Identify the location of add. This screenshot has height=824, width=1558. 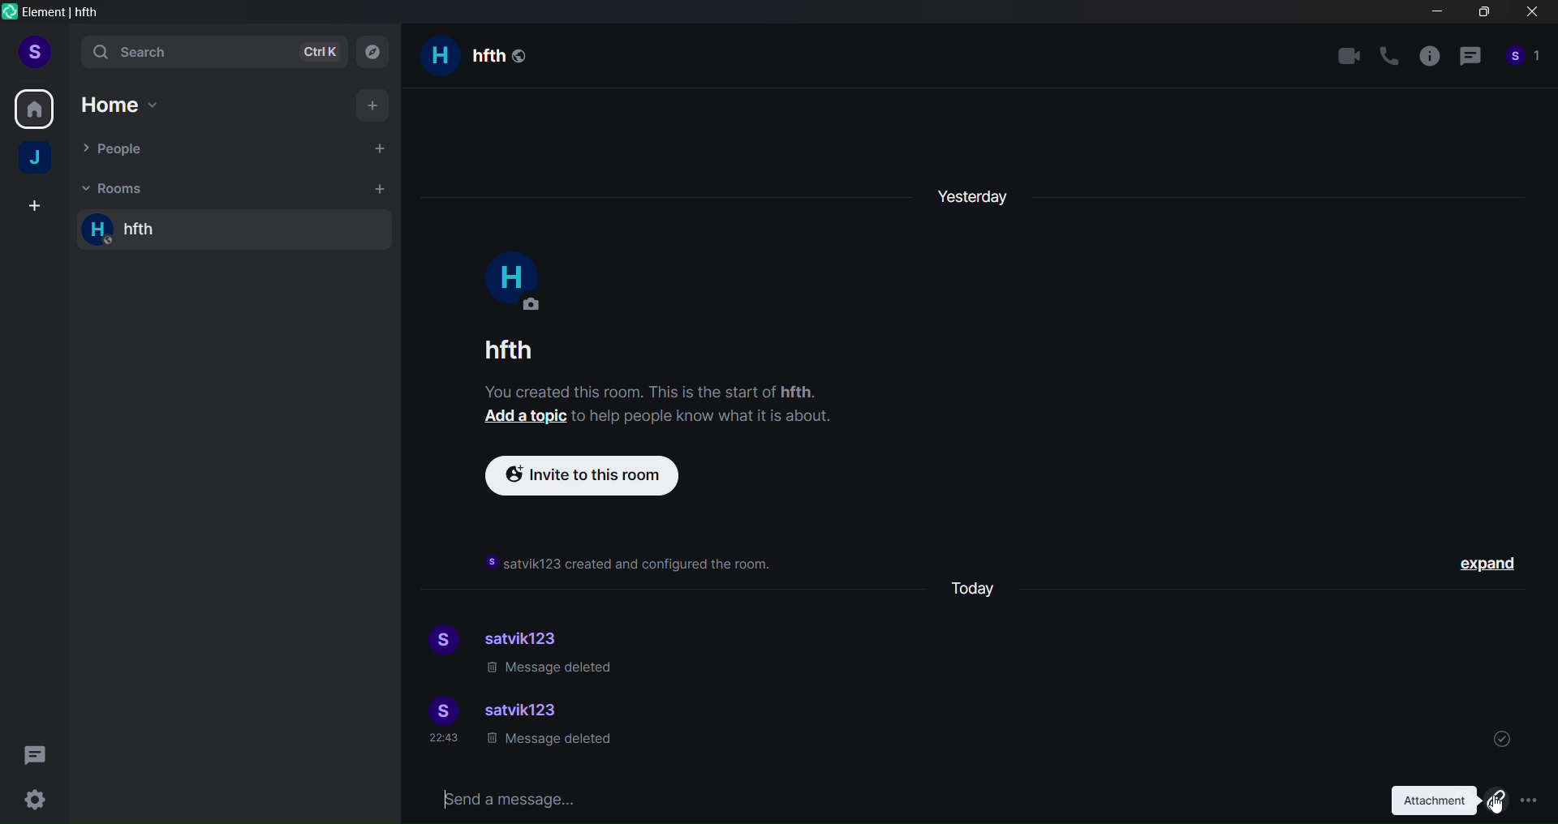
(373, 104).